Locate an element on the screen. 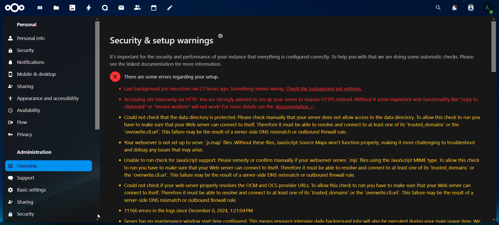 This screenshot has width=499, height=225. flow is located at coordinates (18, 123).